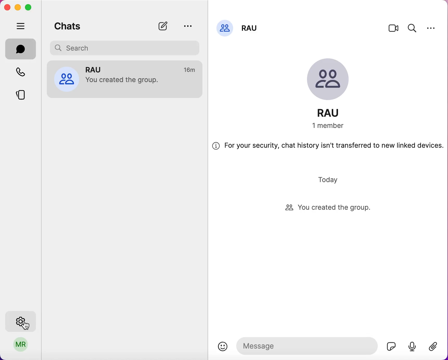 Image resolution: width=448 pixels, height=360 pixels. What do you see at coordinates (22, 320) in the screenshot?
I see `settings` at bounding box center [22, 320].